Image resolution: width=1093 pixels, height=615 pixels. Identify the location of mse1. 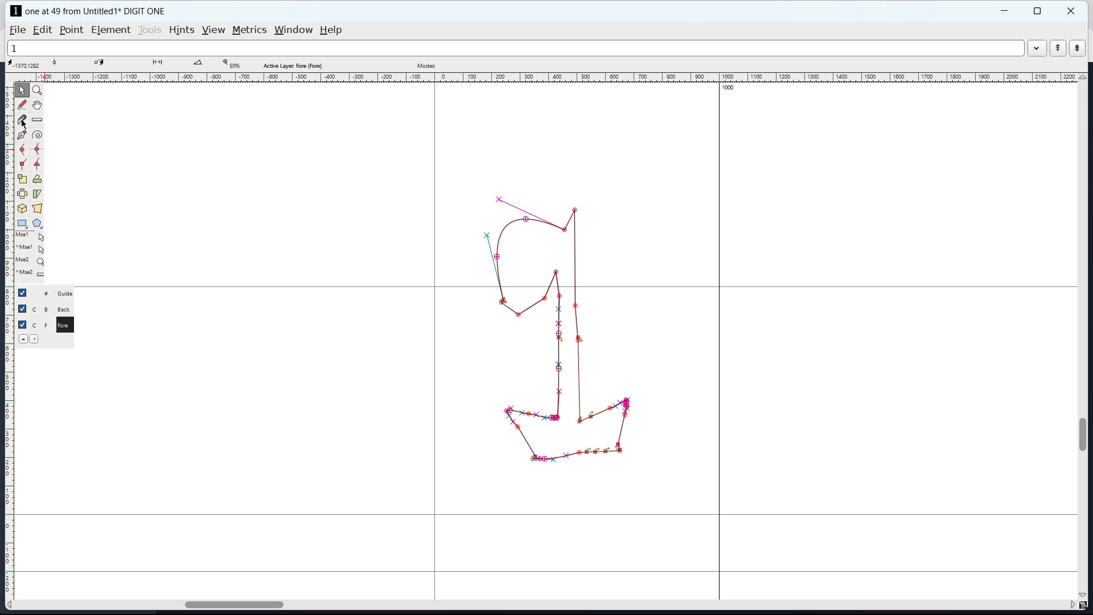
(30, 235).